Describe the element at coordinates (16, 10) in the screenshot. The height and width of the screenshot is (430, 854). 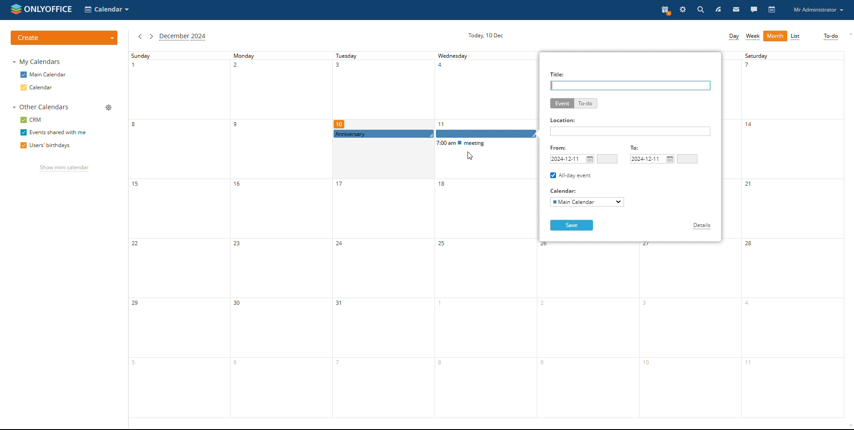
I see `onlyoffice logo` at that location.